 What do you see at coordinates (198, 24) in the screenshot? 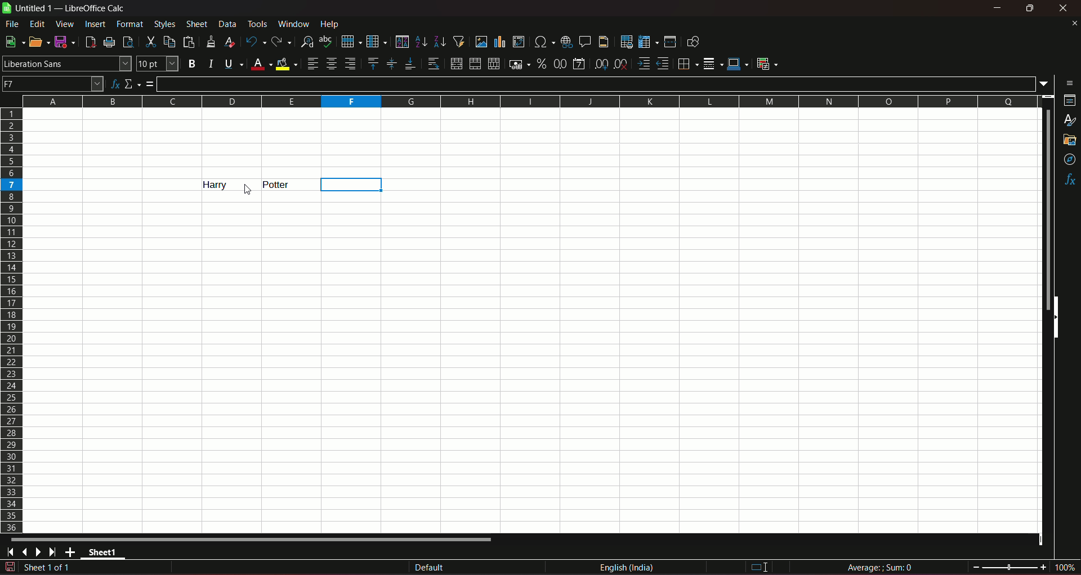
I see `sheet` at bounding box center [198, 24].